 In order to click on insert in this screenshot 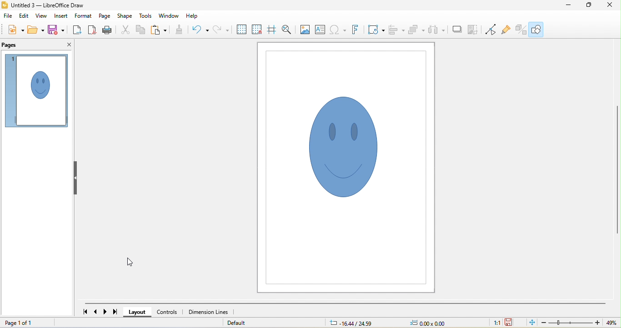, I will do `click(59, 16)`.